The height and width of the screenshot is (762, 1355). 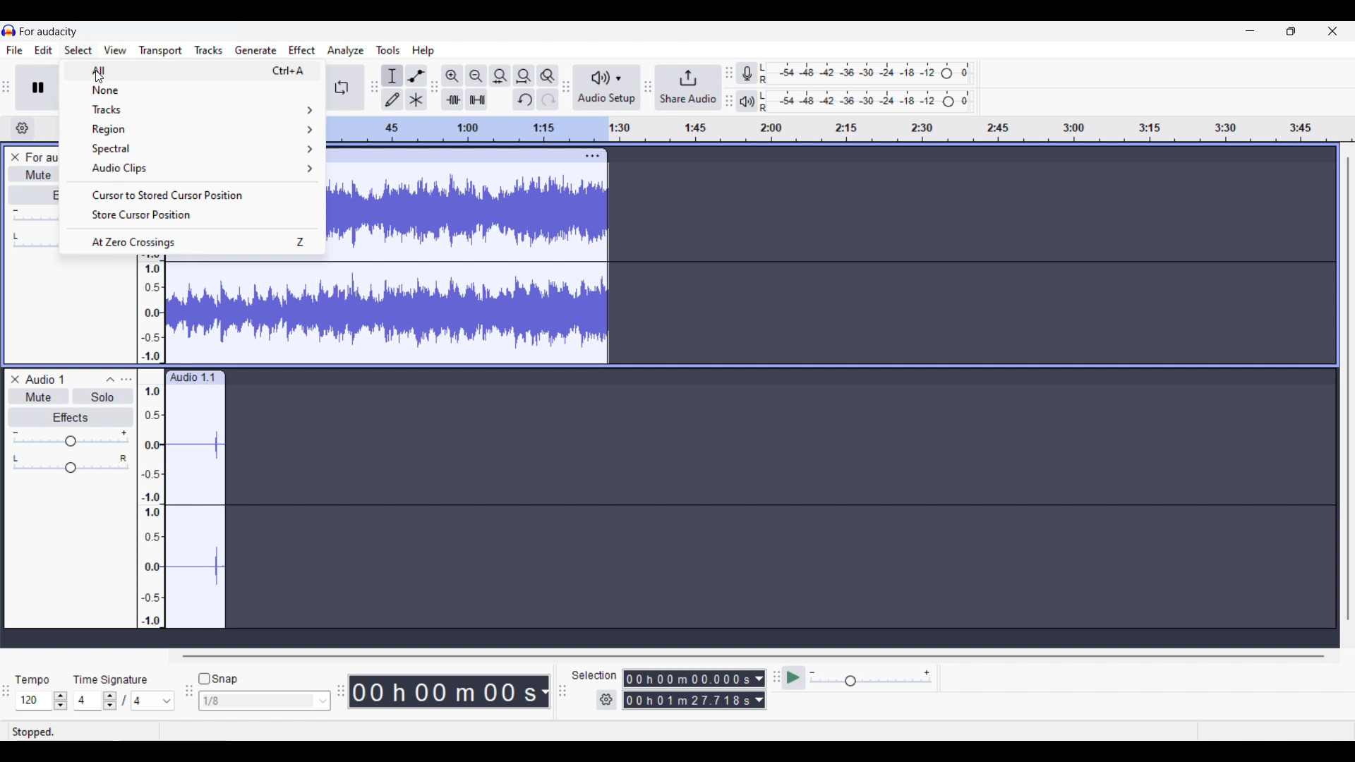 What do you see at coordinates (451, 156) in the screenshot?
I see `click to move` at bounding box center [451, 156].